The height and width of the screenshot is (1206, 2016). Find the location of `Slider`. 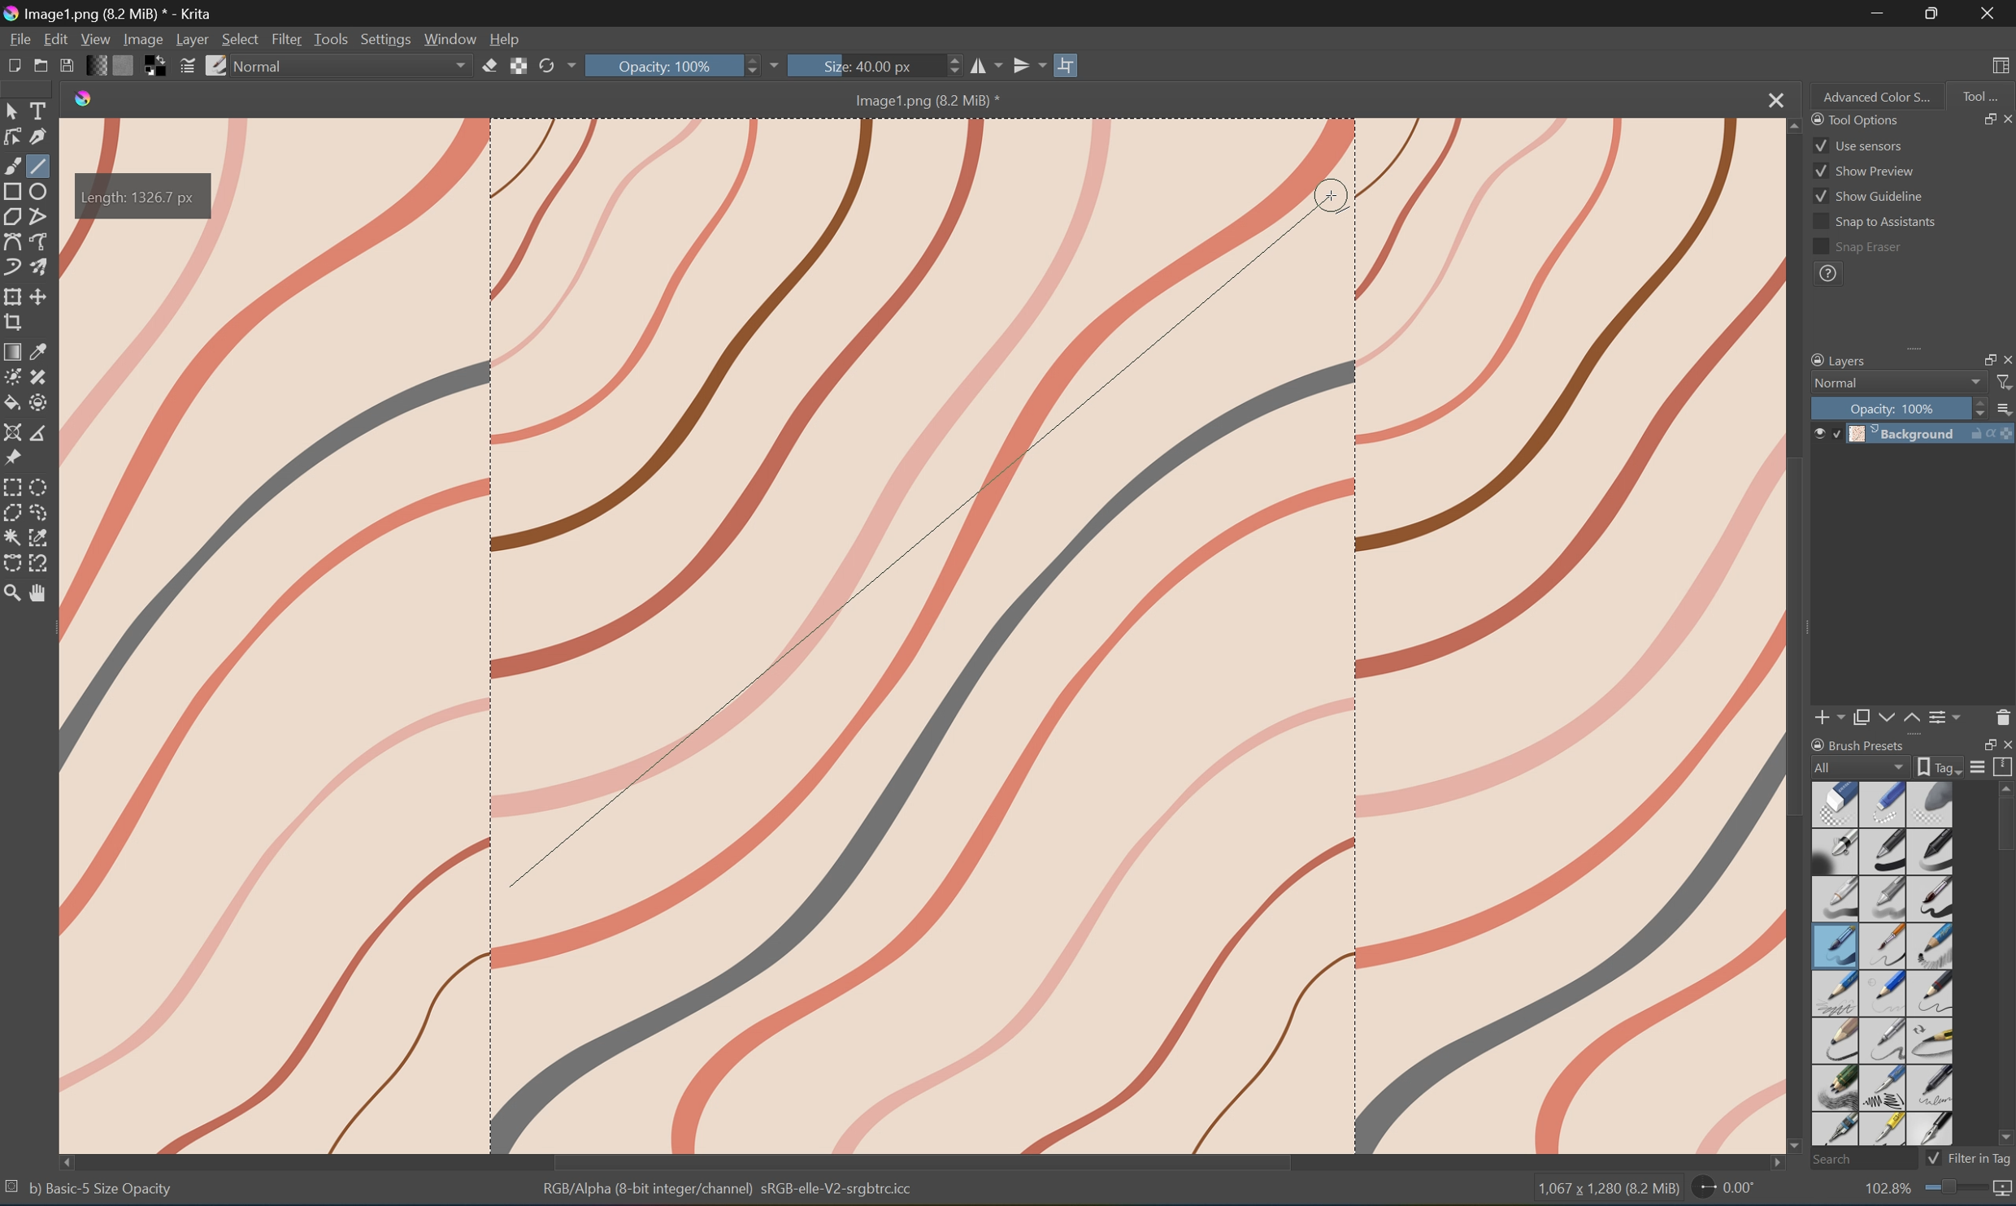

Slider is located at coordinates (1956, 1187).